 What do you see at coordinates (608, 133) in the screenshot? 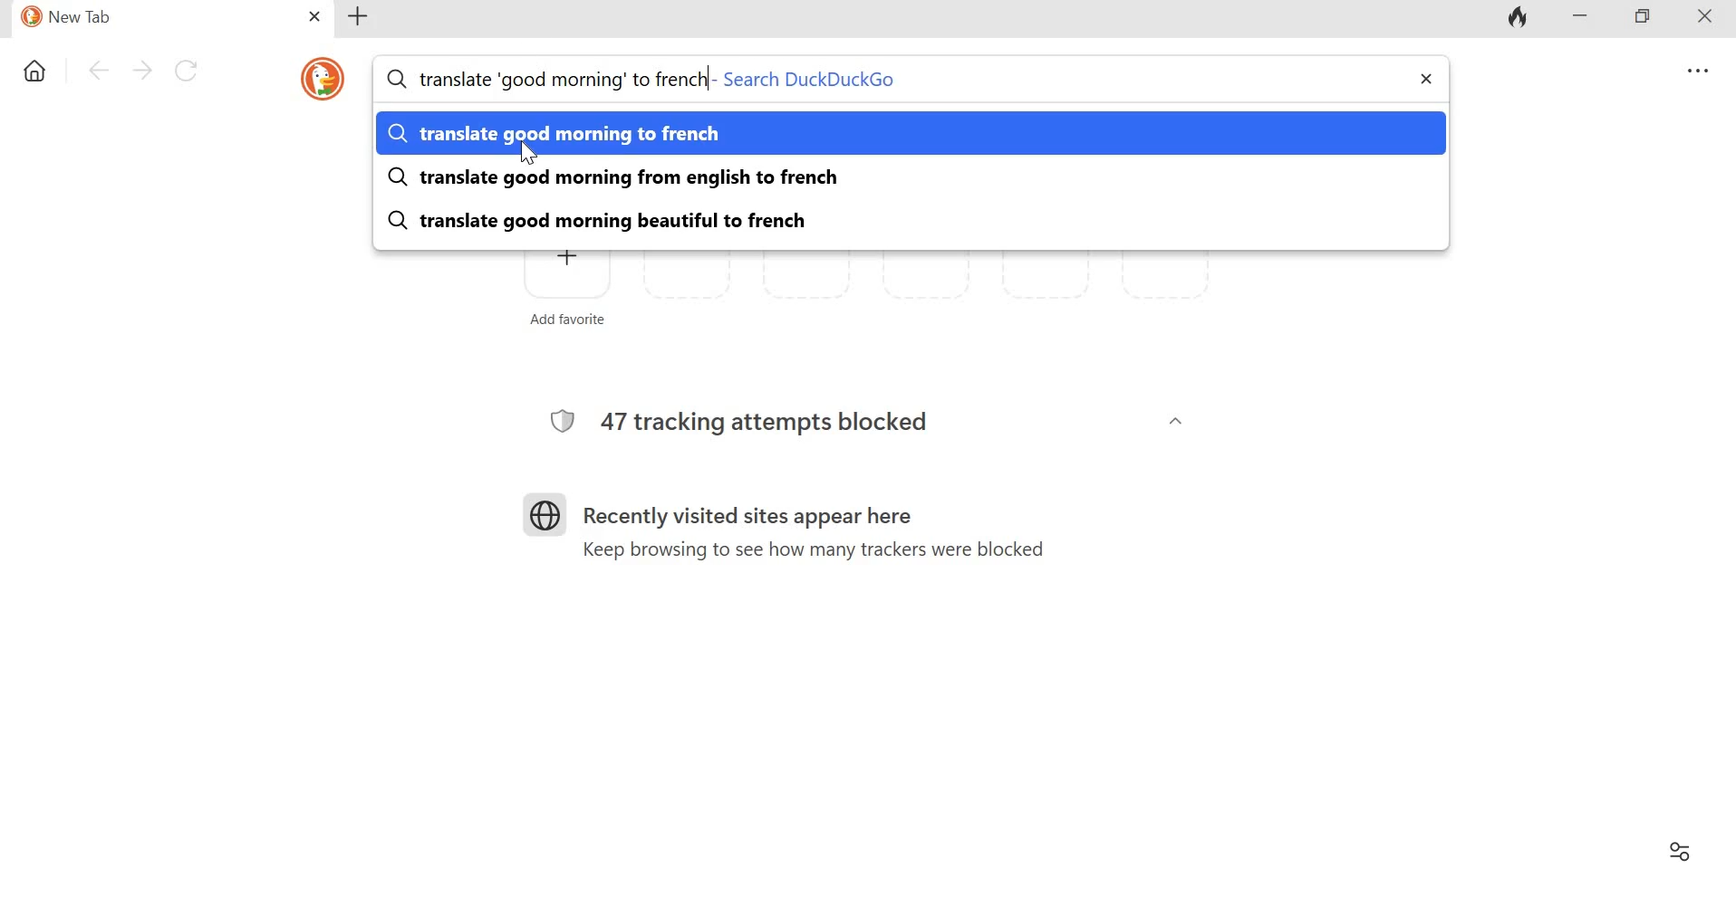
I see `translate good morning to french` at bounding box center [608, 133].